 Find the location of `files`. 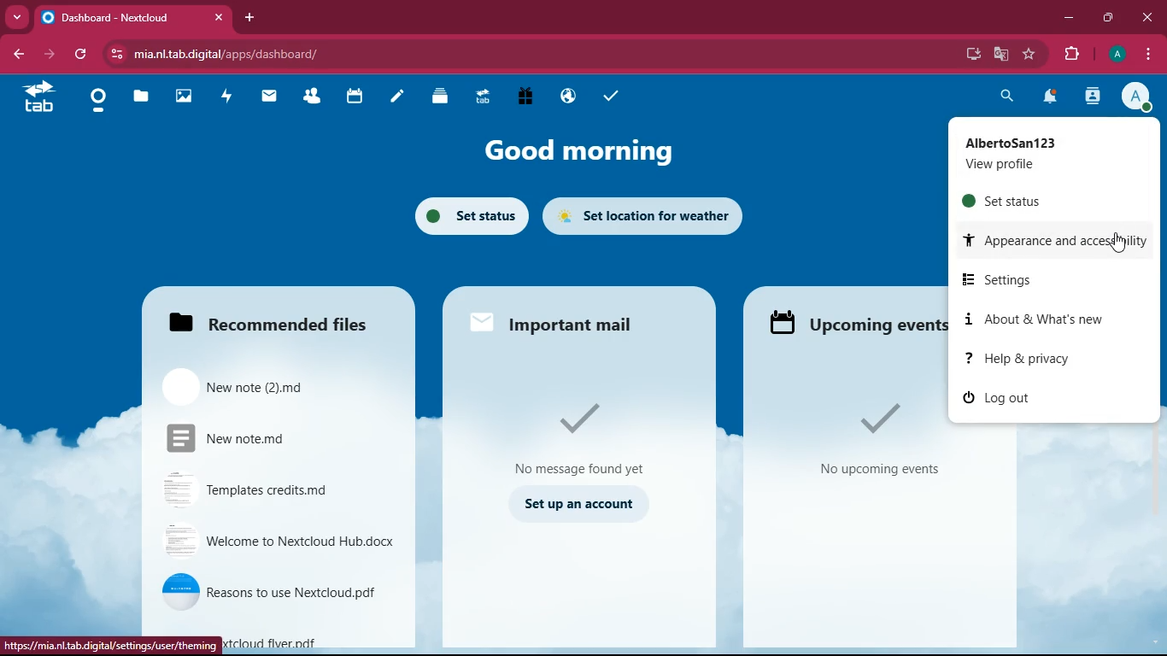

files is located at coordinates (275, 320).